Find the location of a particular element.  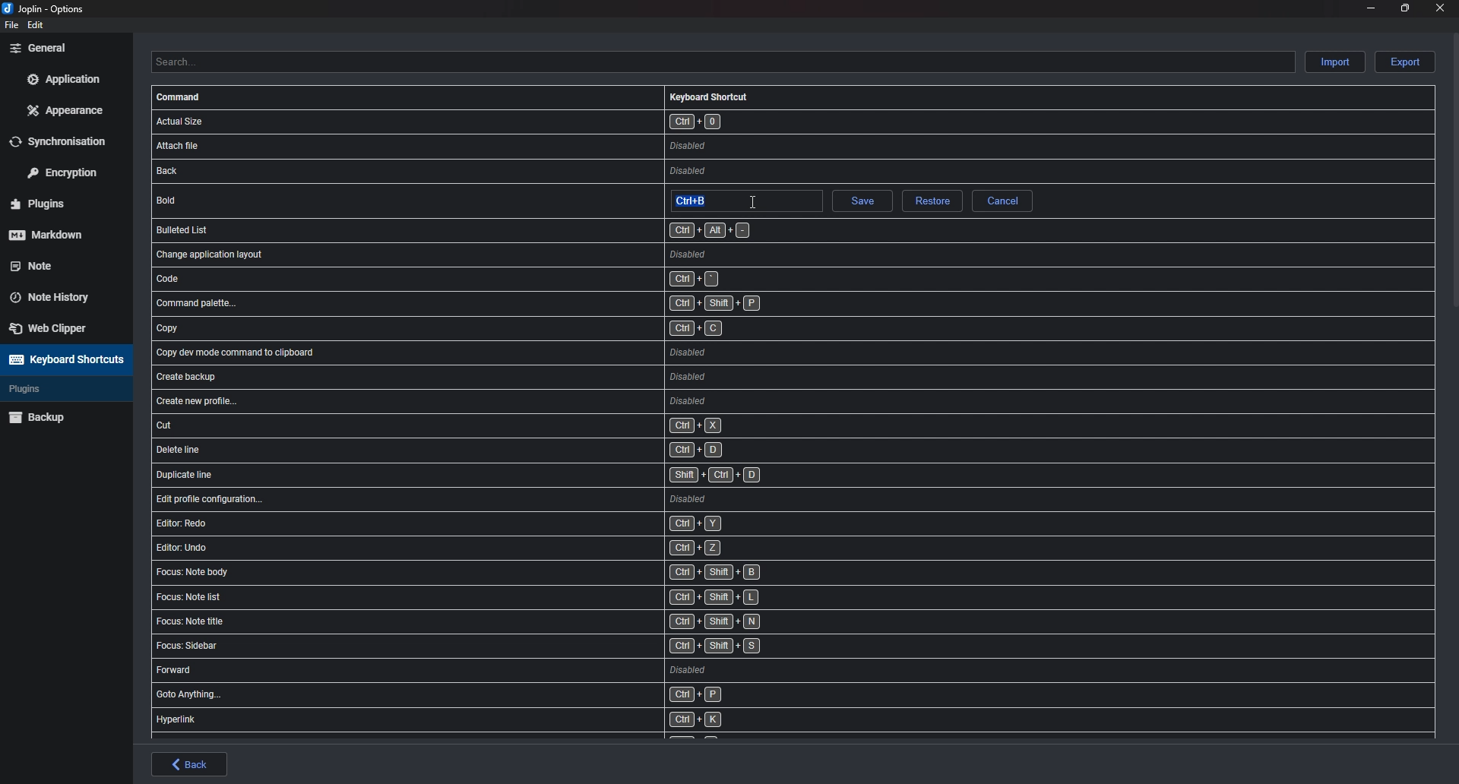

shortcut is located at coordinates (518, 450).